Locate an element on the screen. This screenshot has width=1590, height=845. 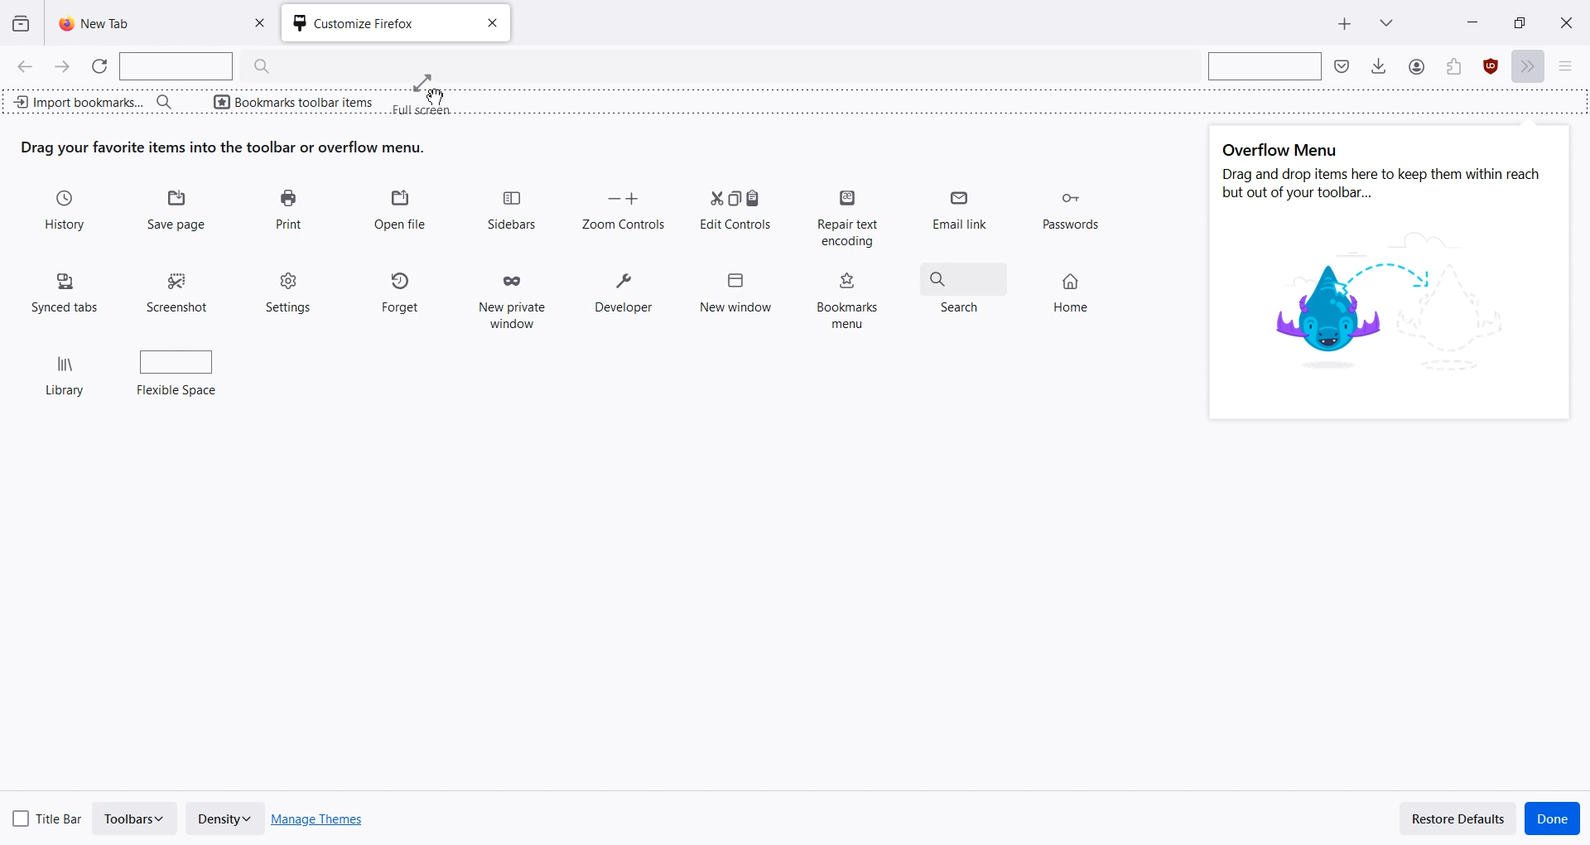
image is located at coordinates (1394, 310).